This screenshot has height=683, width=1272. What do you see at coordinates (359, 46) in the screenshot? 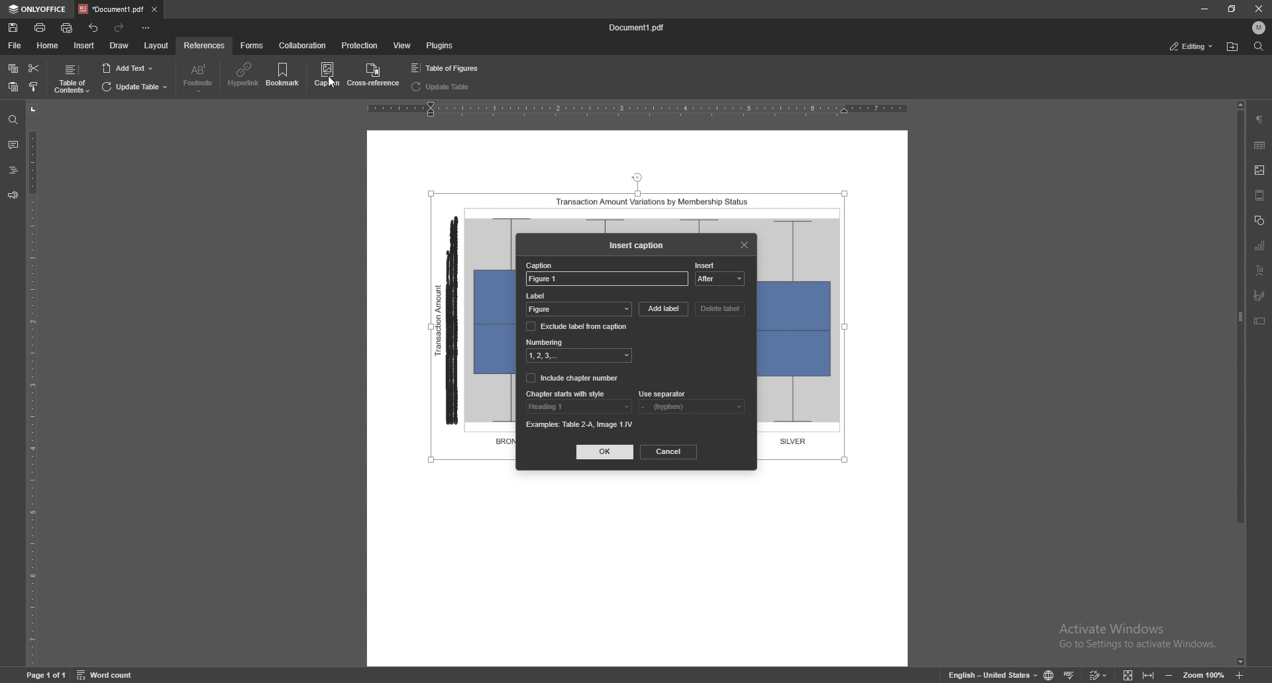
I see `protection` at bounding box center [359, 46].